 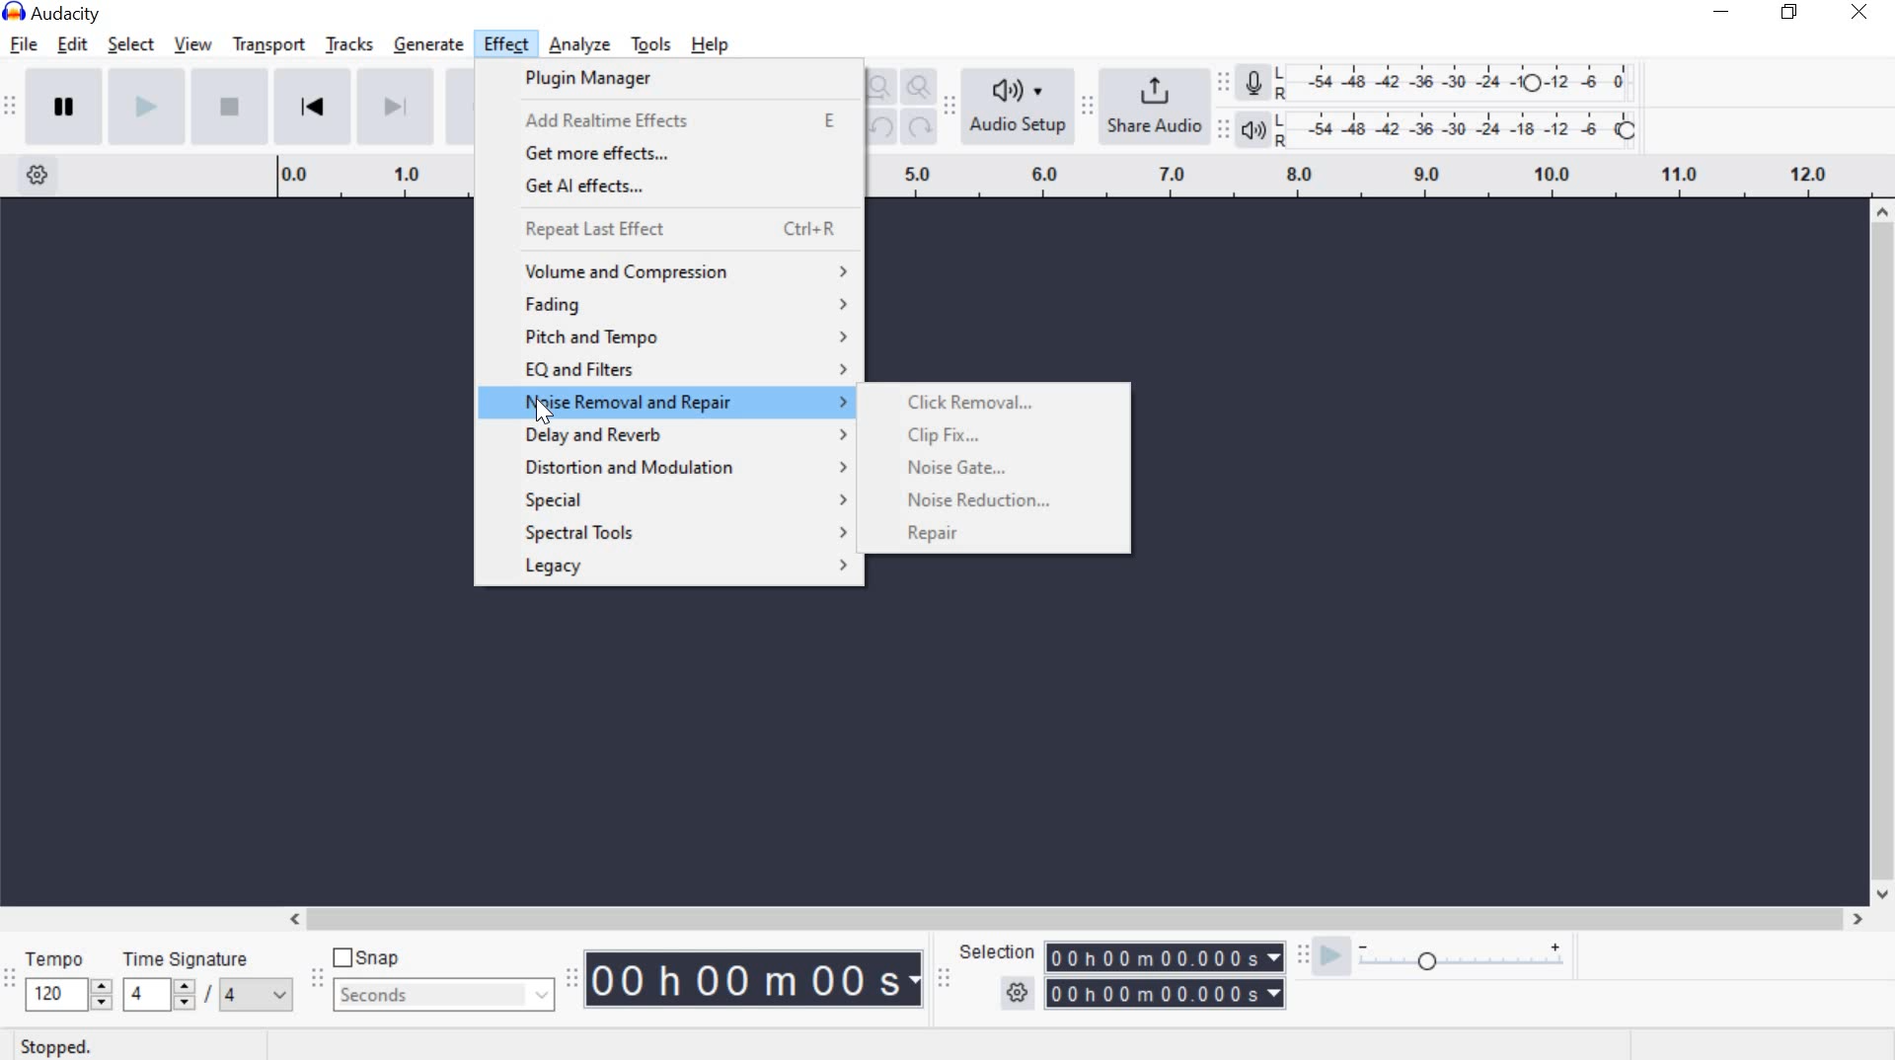 What do you see at coordinates (713, 44) in the screenshot?
I see `help` at bounding box center [713, 44].